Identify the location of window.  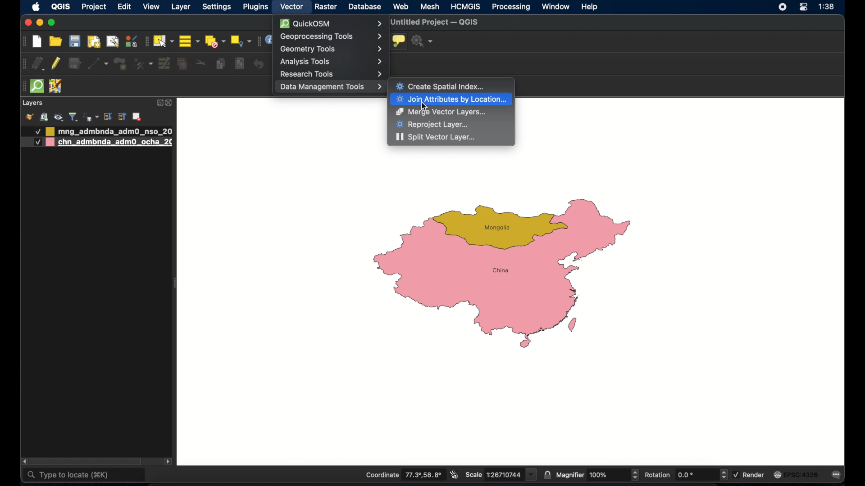
(555, 7).